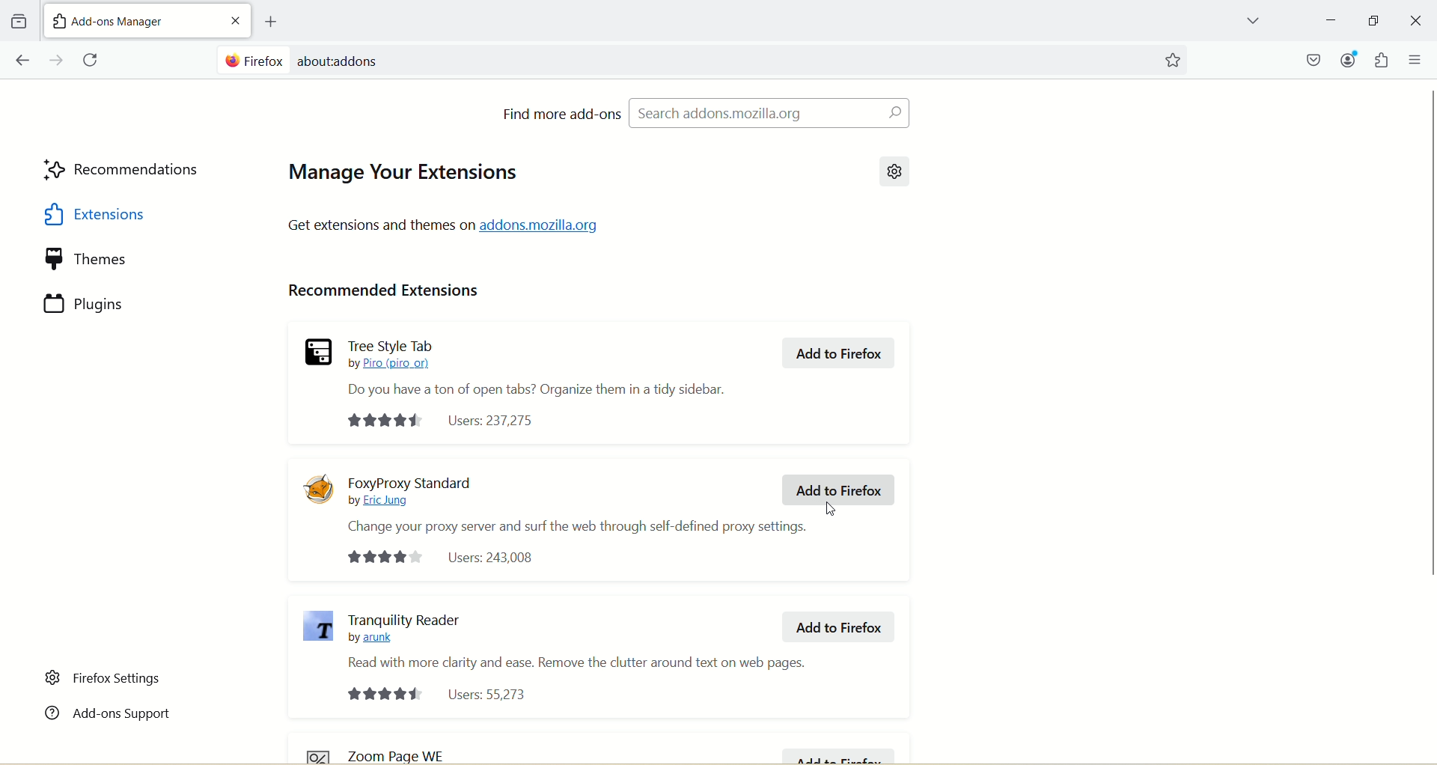  Describe the element at coordinates (445, 225) in the screenshot. I see `Get extensions and themes on addons.mozilla.org` at that location.